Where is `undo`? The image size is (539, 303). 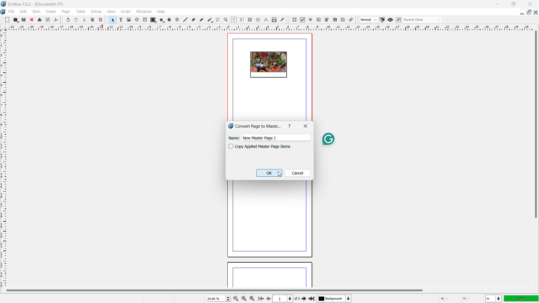
undo is located at coordinates (69, 20).